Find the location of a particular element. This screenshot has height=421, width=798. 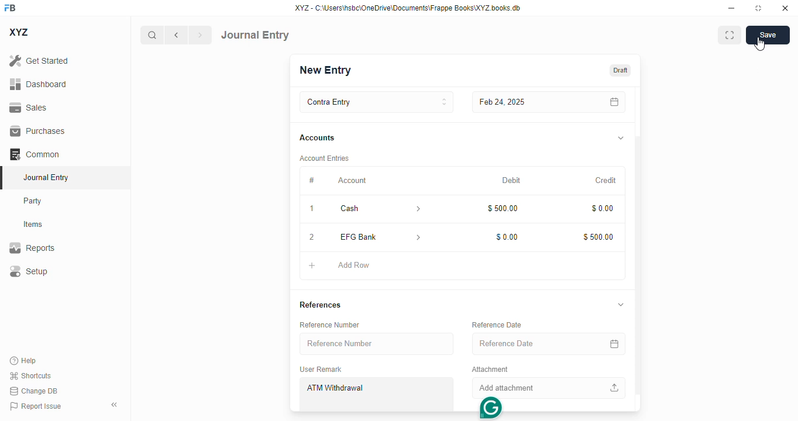

calendar icon is located at coordinates (612, 102).